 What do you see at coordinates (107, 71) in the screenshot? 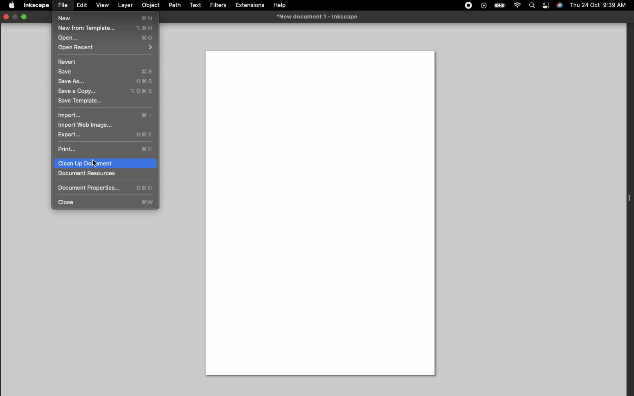
I see `Save` at bounding box center [107, 71].